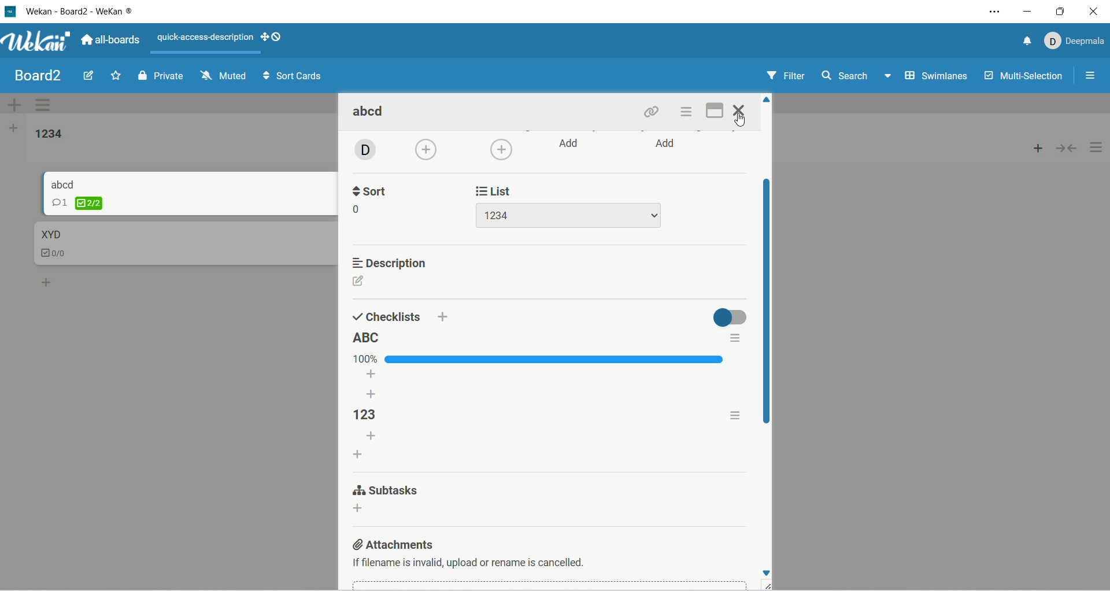 This screenshot has height=591, width=1110. I want to click on options, so click(737, 416).